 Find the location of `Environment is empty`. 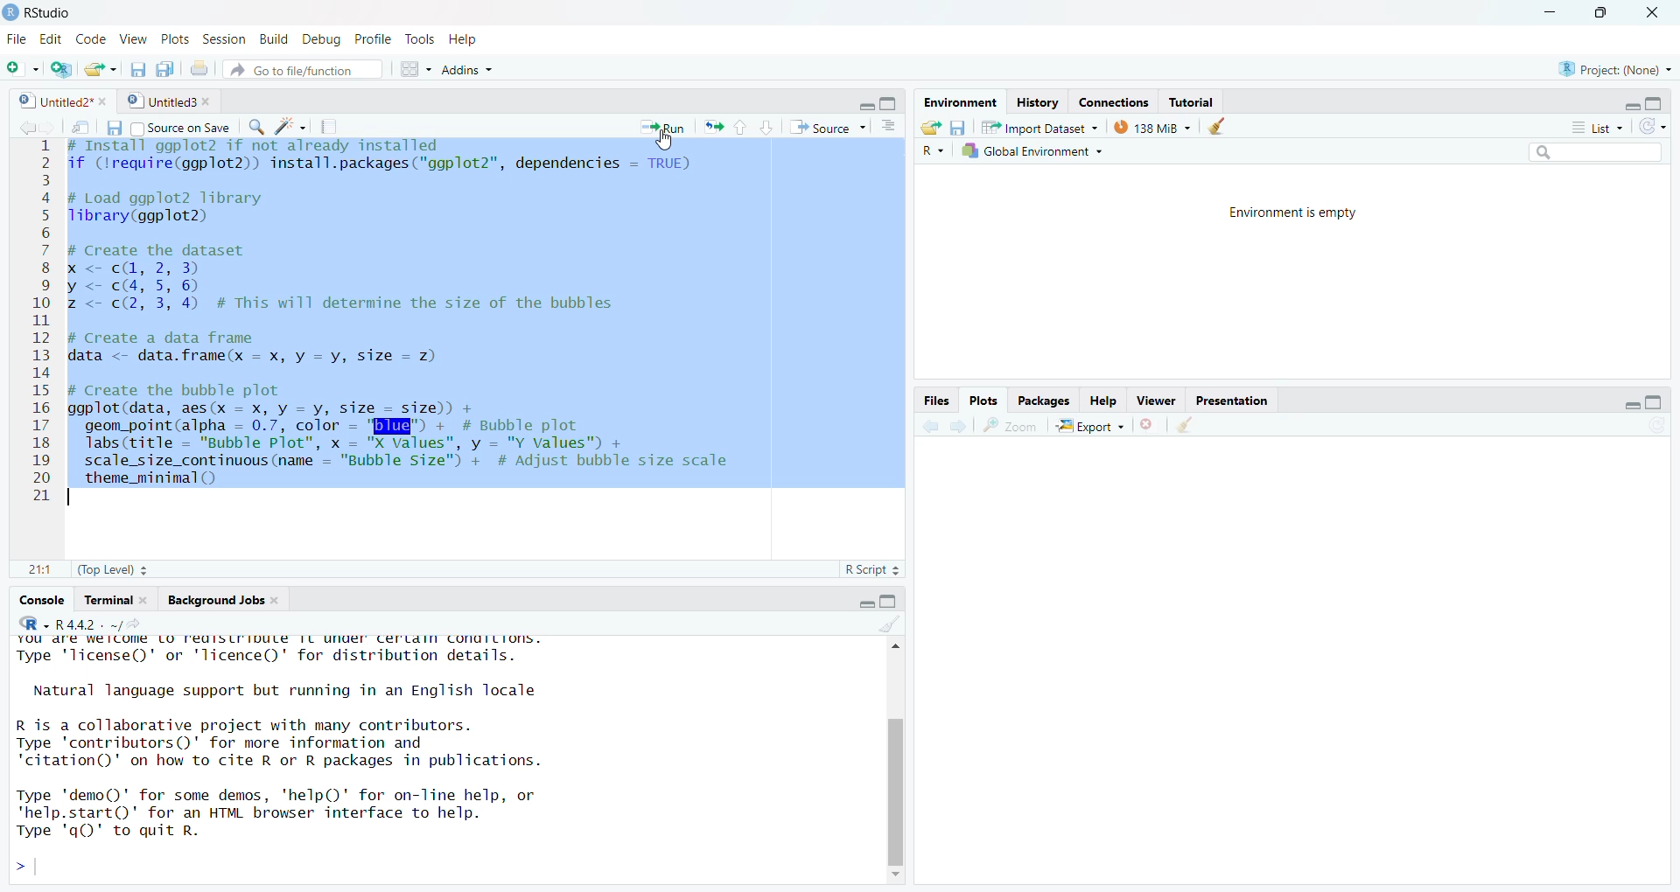

Environment is empty is located at coordinates (1292, 214).